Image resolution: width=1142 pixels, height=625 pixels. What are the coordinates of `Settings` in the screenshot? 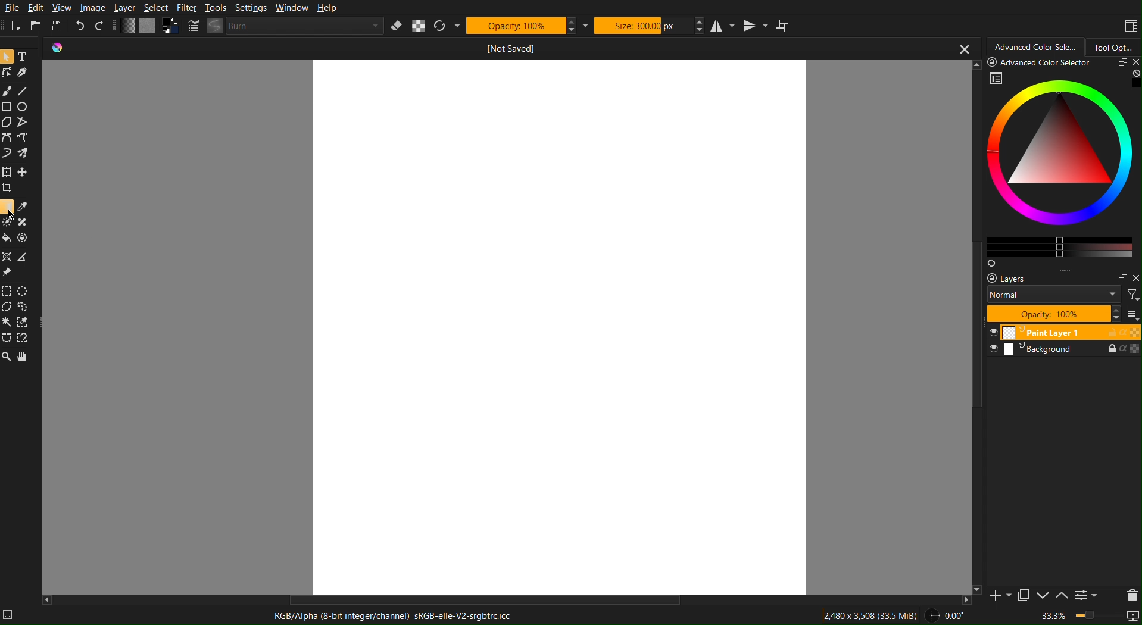 It's located at (249, 8).